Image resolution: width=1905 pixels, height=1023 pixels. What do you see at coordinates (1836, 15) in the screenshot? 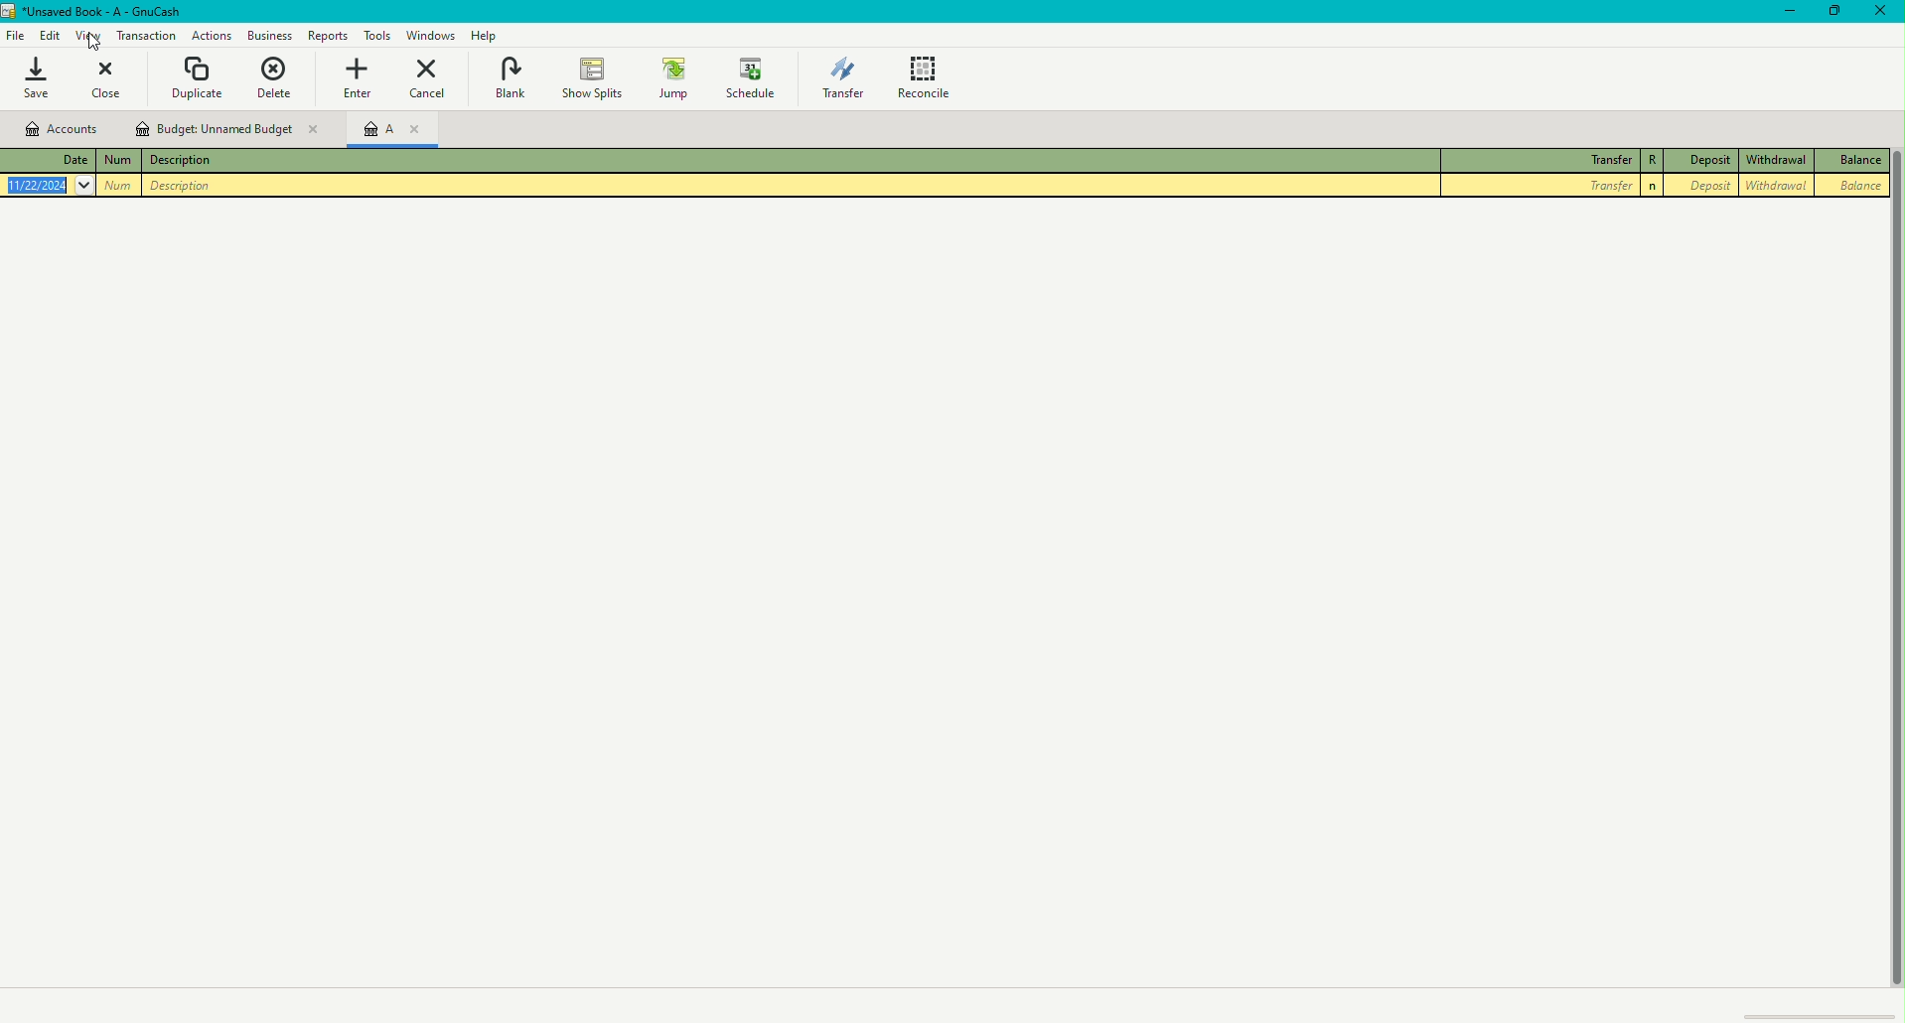
I see `Restore` at bounding box center [1836, 15].